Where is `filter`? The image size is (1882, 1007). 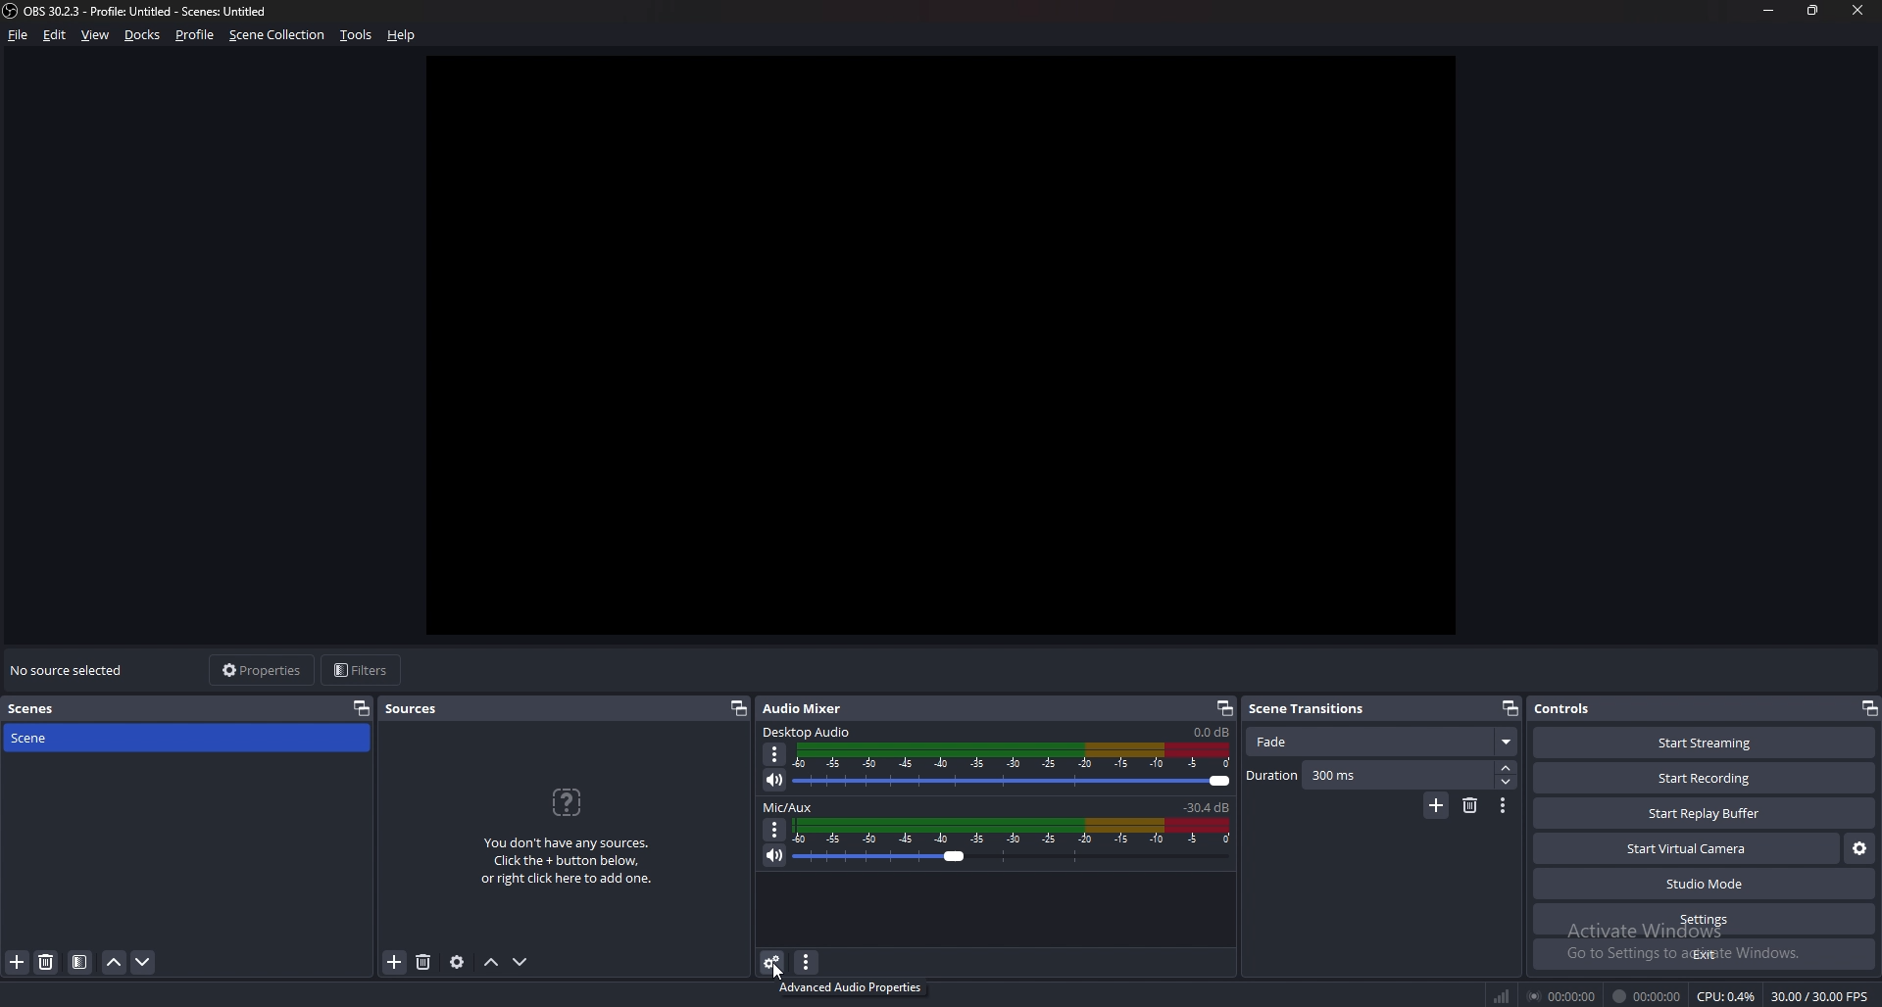
filter is located at coordinates (79, 963).